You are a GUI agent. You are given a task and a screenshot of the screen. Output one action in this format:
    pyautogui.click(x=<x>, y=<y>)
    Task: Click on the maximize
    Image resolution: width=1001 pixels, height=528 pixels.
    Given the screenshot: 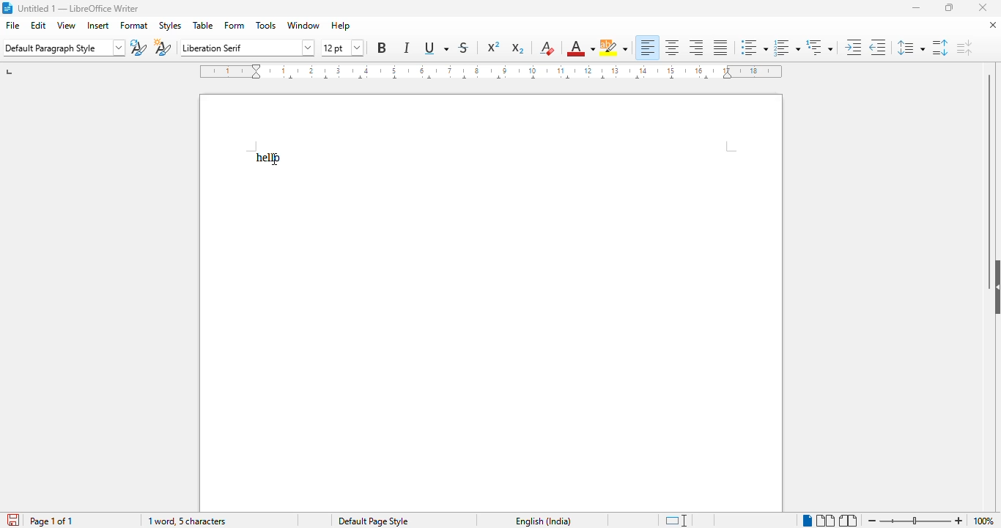 What is the action you would take?
    pyautogui.click(x=948, y=7)
    